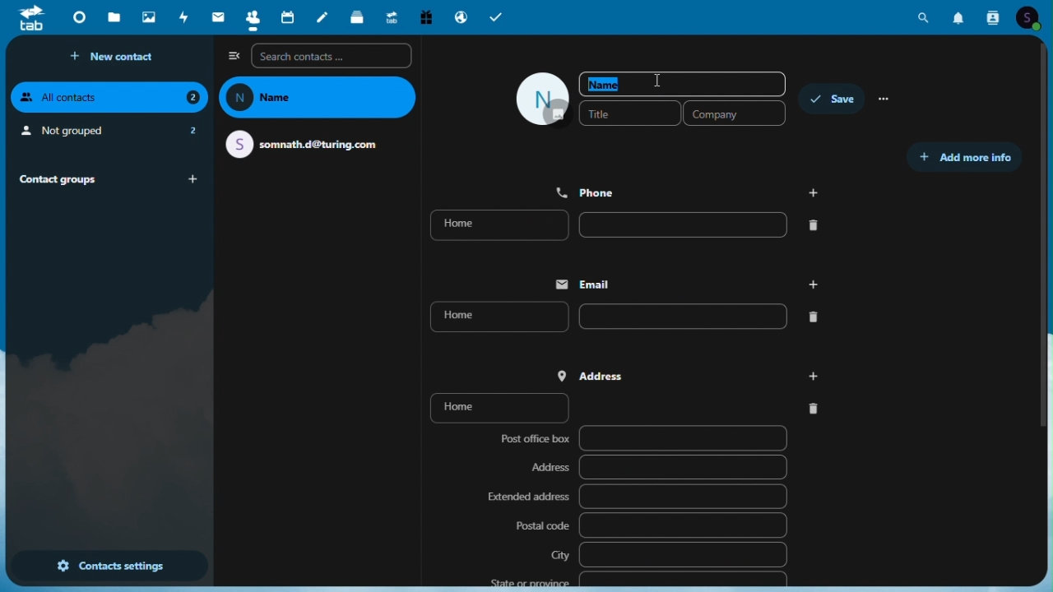 This screenshot has width=1053, height=592. What do you see at coordinates (148, 17) in the screenshot?
I see `Photo` at bounding box center [148, 17].